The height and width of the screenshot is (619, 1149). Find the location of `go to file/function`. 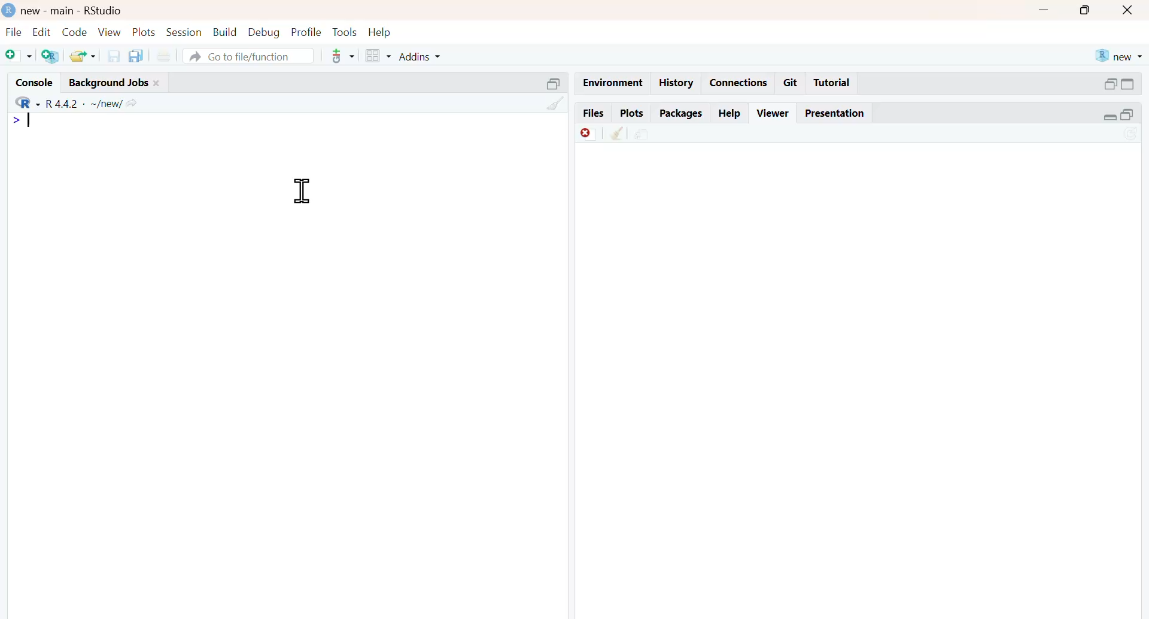

go to file/function is located at coordinates (249, 57).